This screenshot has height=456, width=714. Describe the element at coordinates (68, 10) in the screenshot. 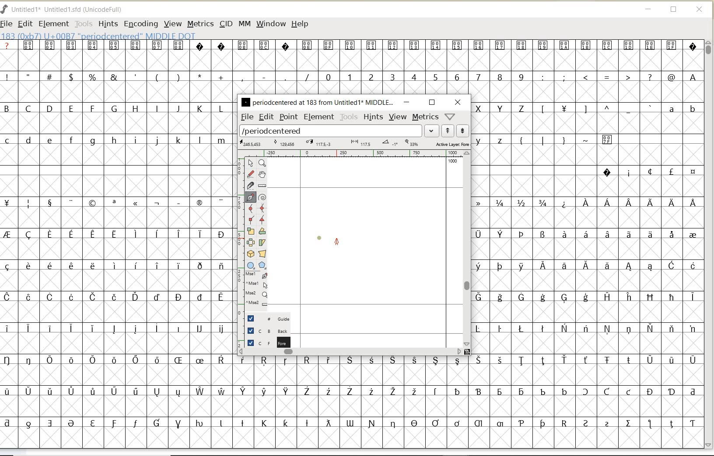

I see `FONT NAME` at that location.